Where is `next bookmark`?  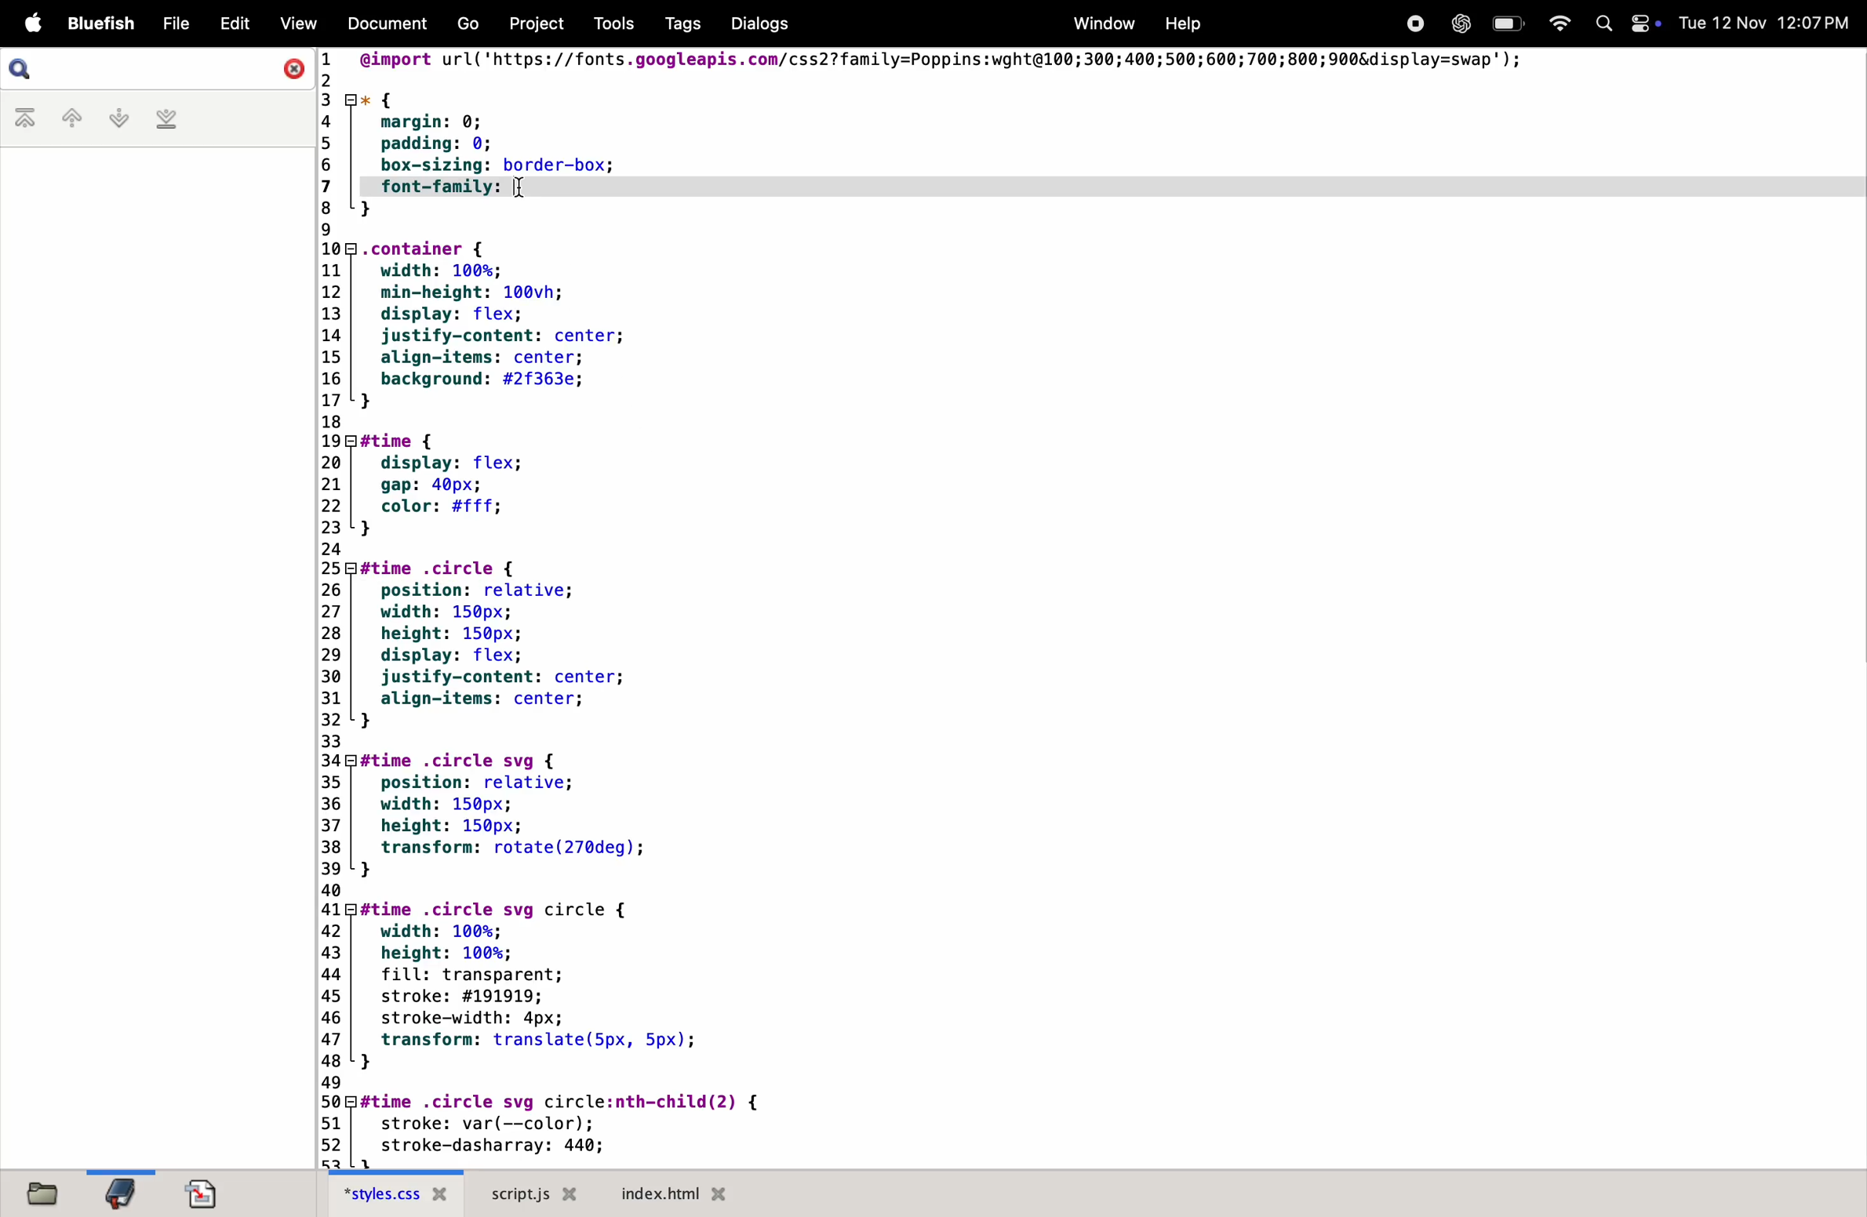
next bookmark is located at coordinates (111, 118).